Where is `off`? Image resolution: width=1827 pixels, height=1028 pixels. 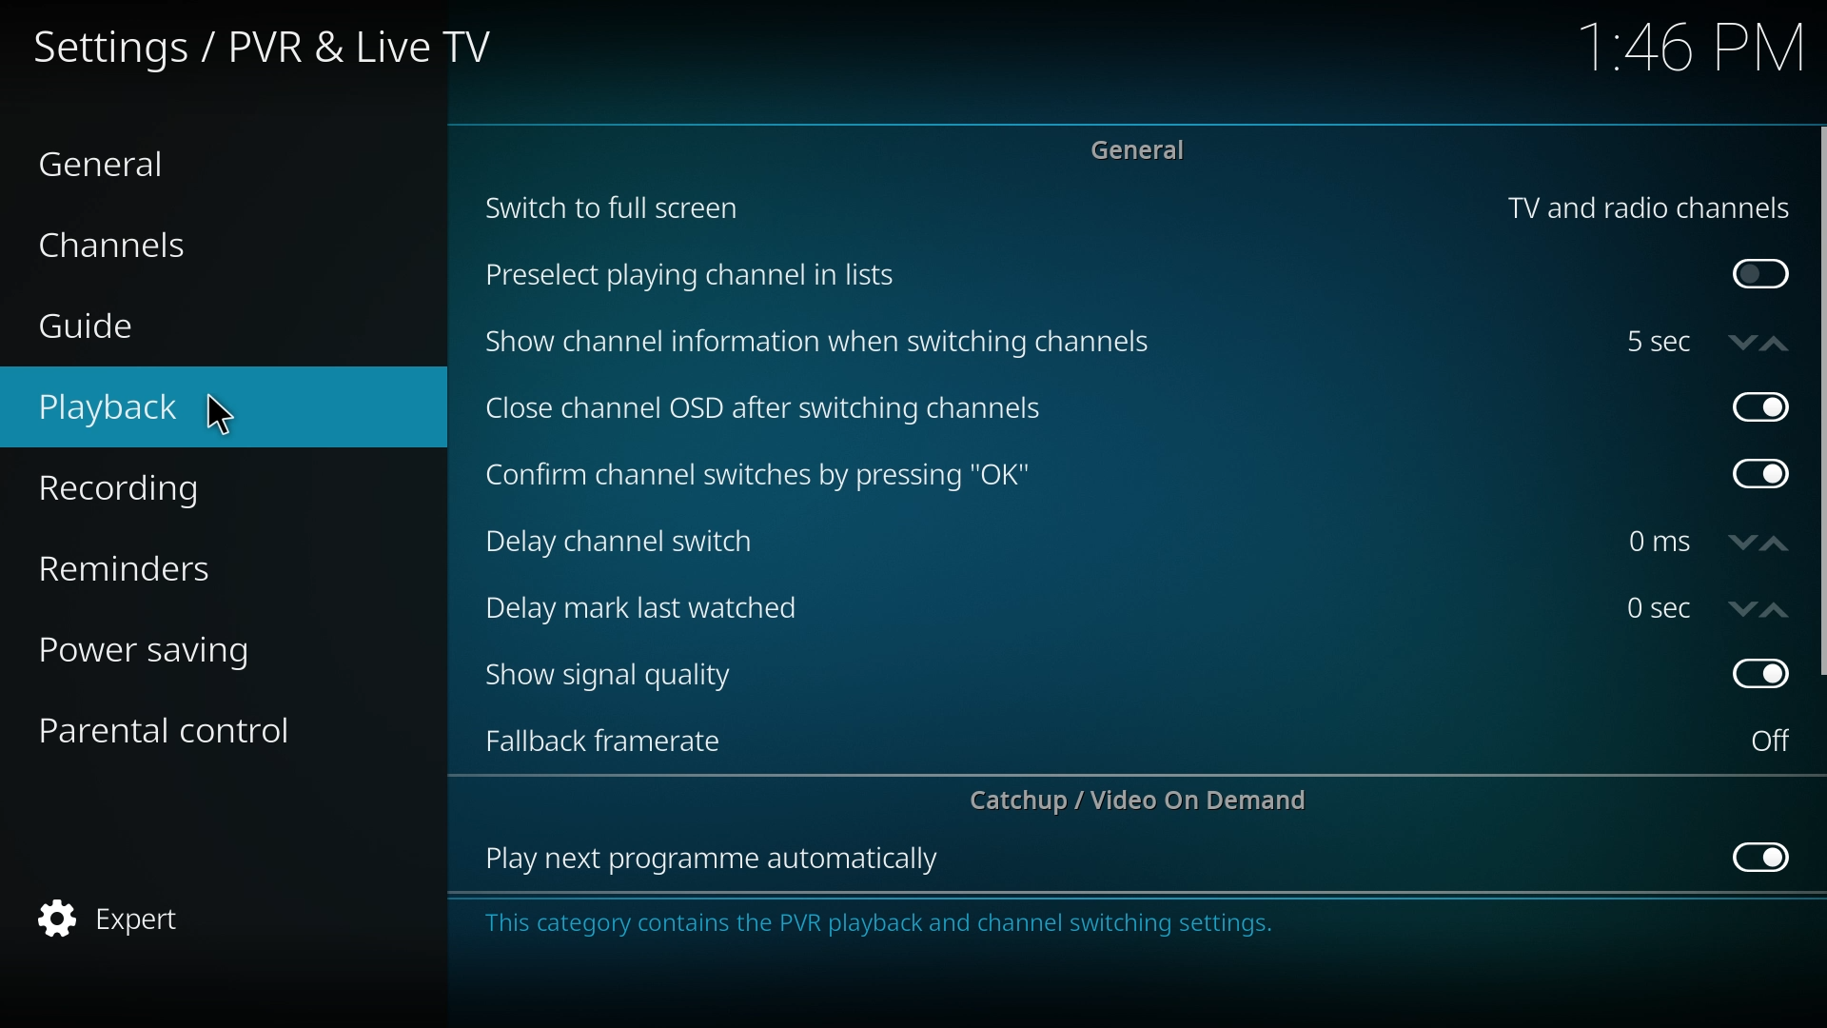 off is located at coordinates (1764, 855).